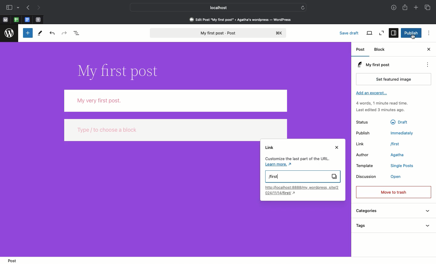 This screenshot has width=436, height=264. Describe the element at coordinates (382, 50) in the screenshot. I see `Block` at that location.